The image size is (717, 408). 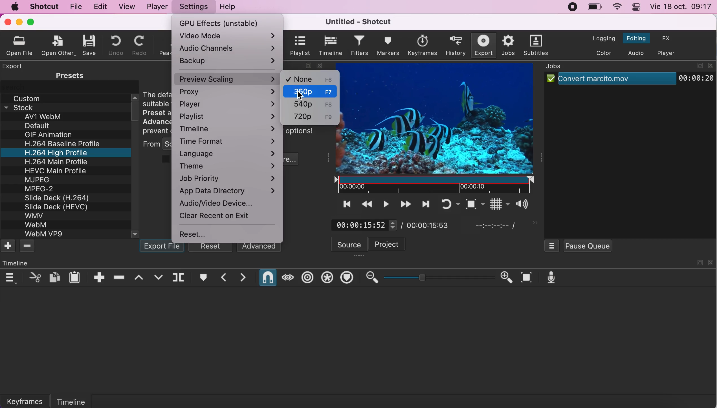 I want to click on WebM, so click(x=38, y=225).